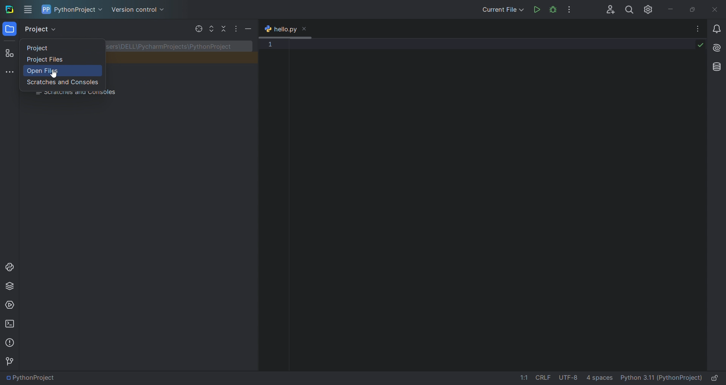 The width and height of the screenshot is (726, 385). What do you see at coordinates (717, 377) in the screenshot?
I see `lock` at bounding box center [717, 377].